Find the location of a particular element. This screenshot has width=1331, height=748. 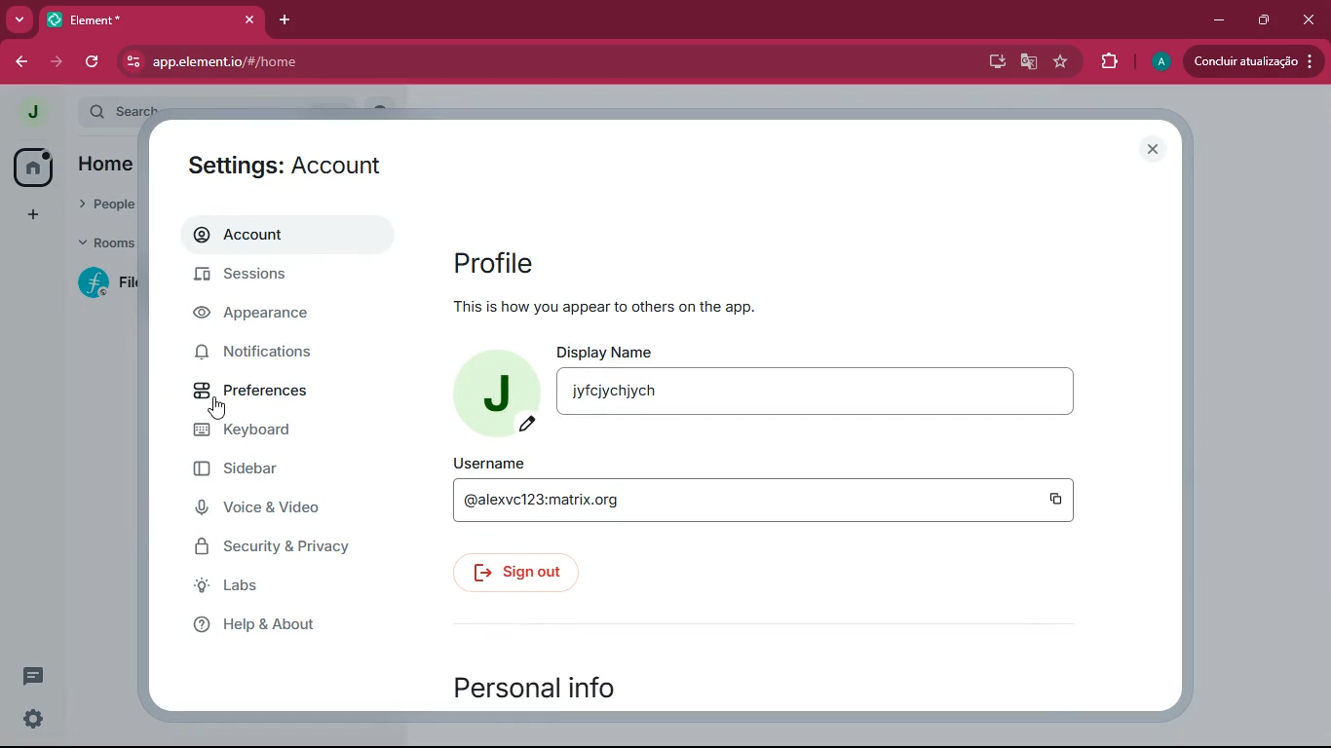

add is located at coordinates (29, 214).